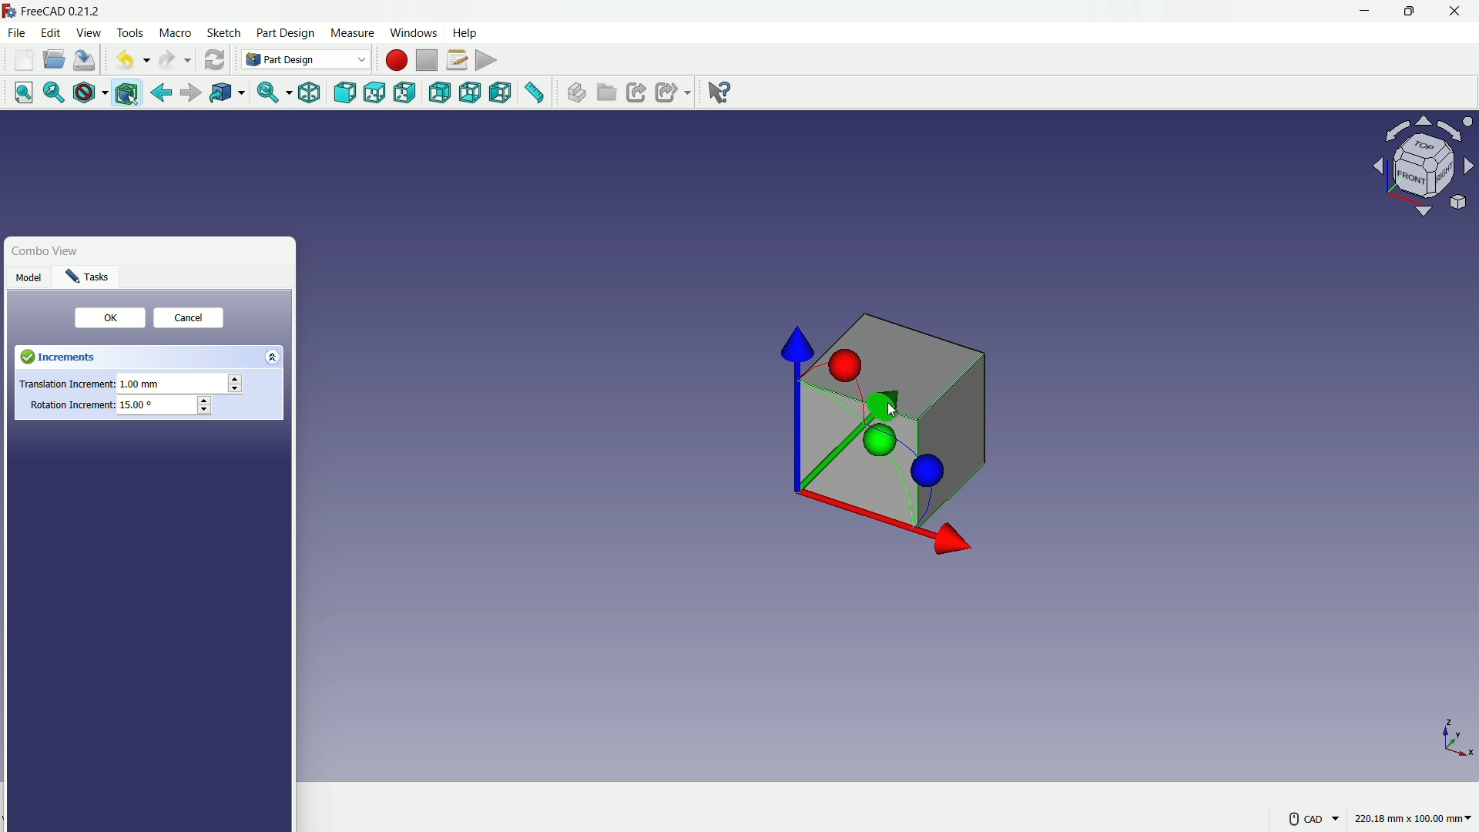 Image resolution: width=1479 pixels, height=832 pixels. I want to click on CAD, so click(1312, 817).